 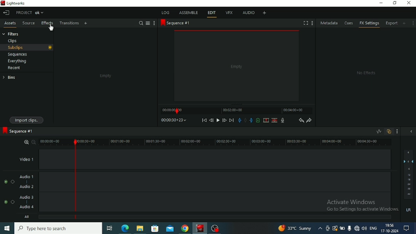 What do you see at coordinates (229, 13) in the screenshot?
I see `VFX` at bounding box center [229, 13].